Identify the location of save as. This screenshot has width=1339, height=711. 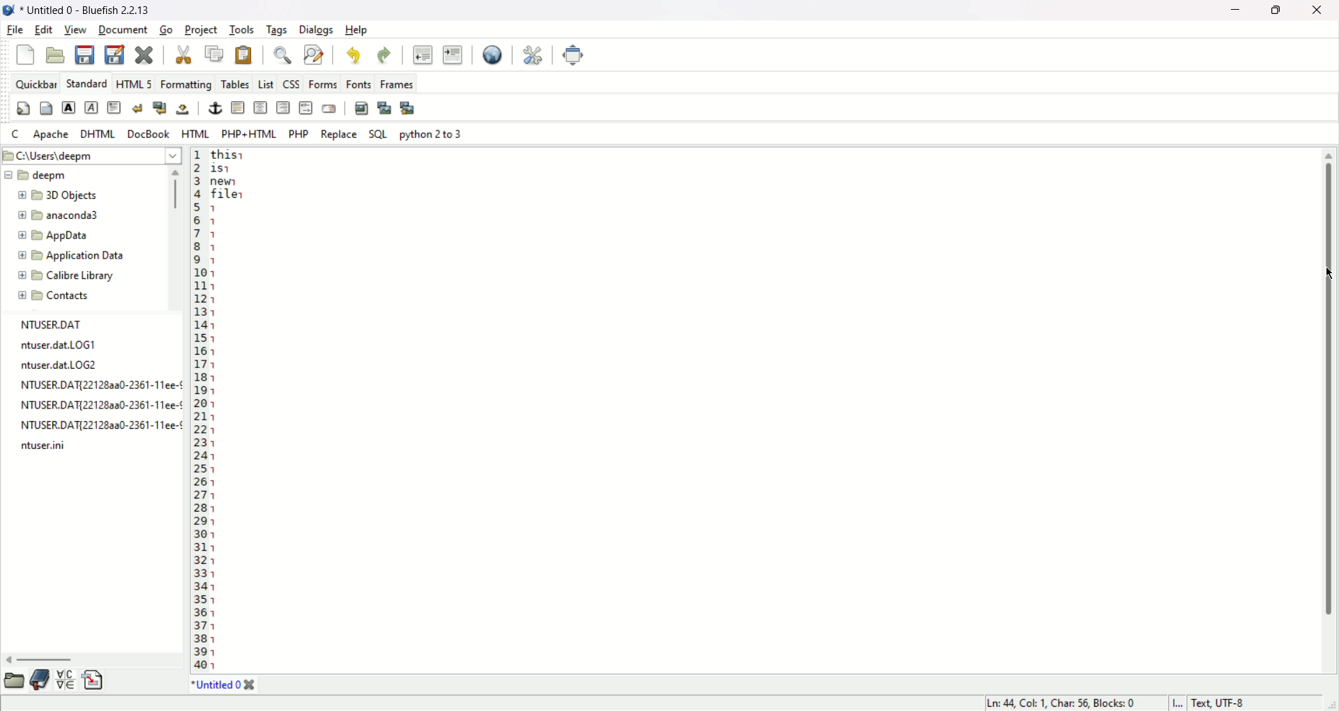
(114, 54).